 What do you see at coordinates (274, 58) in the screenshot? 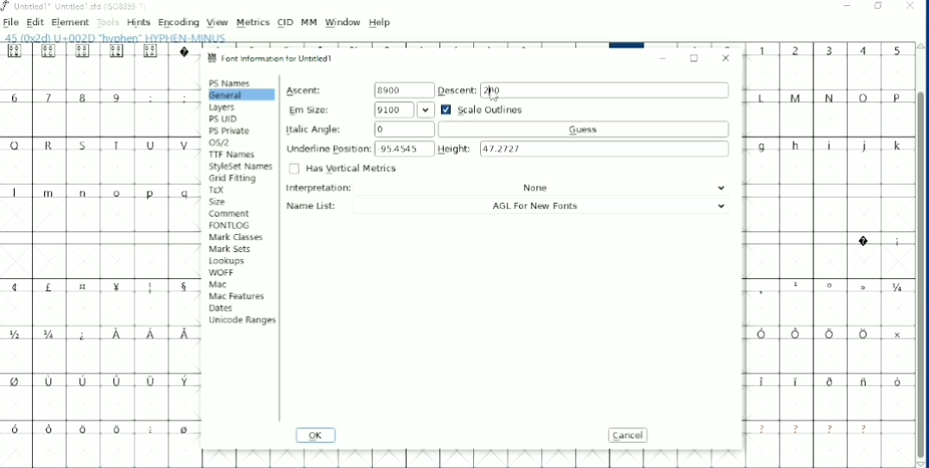
I see `Font information` at bounding box center [274, 58].